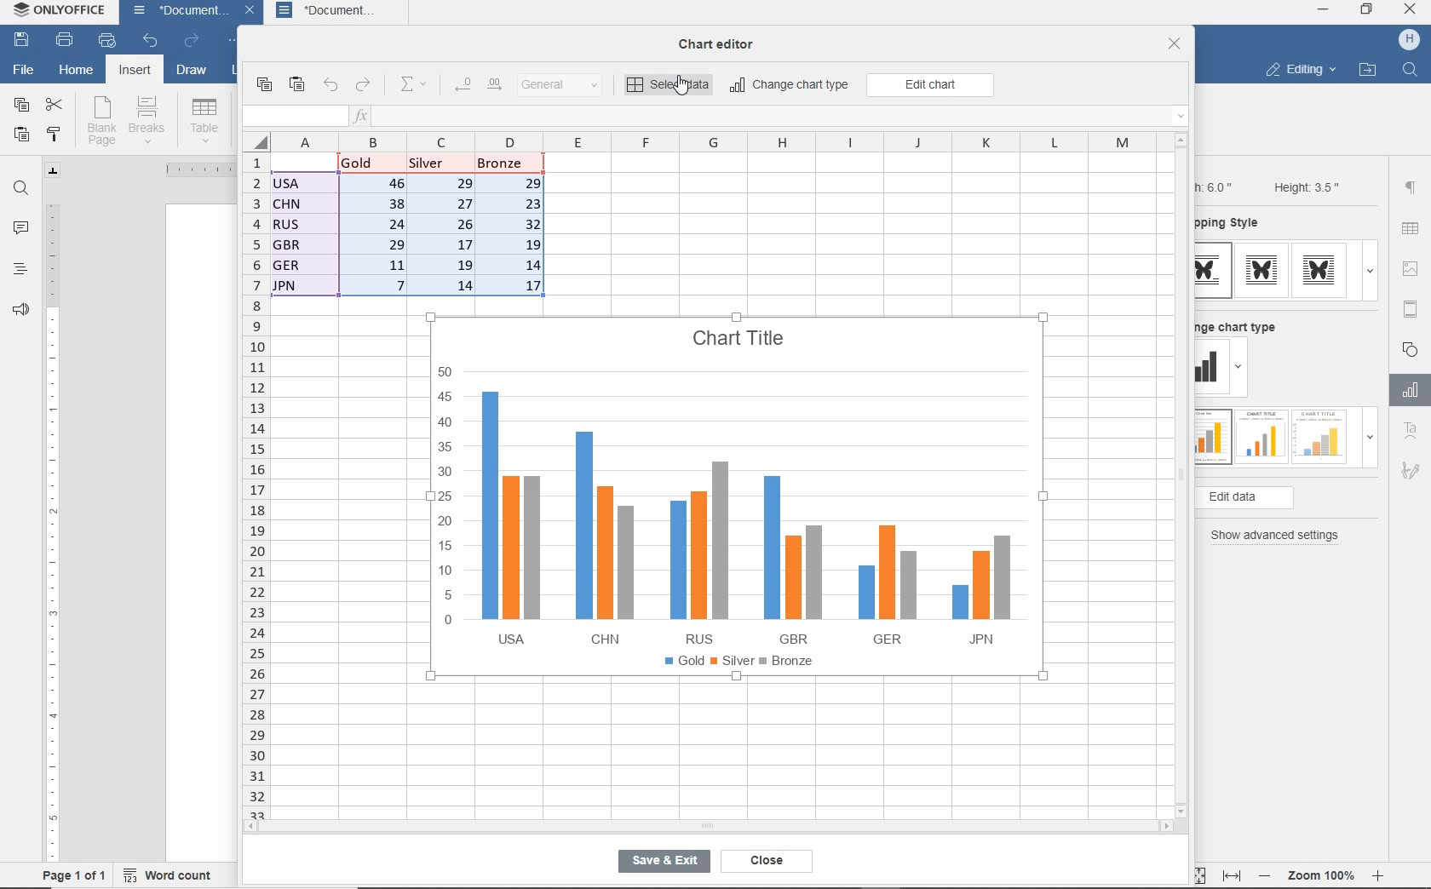 The image size is (1431, 889). What do you see at coordinates (1370, 442) in the screenshot?
I see `dropdown` at bounding box center [1370, 442].